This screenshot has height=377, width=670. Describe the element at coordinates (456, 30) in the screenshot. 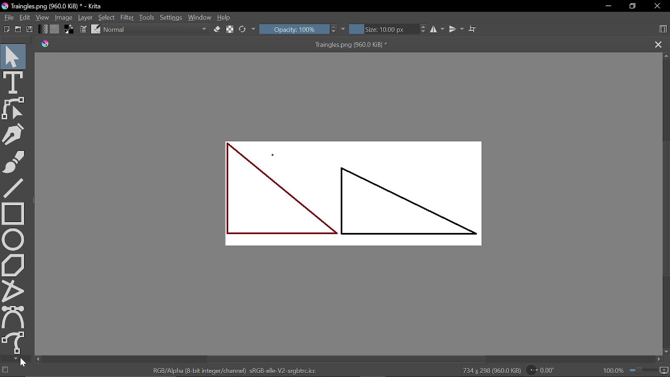

I see `Vertical mirror` at that location.